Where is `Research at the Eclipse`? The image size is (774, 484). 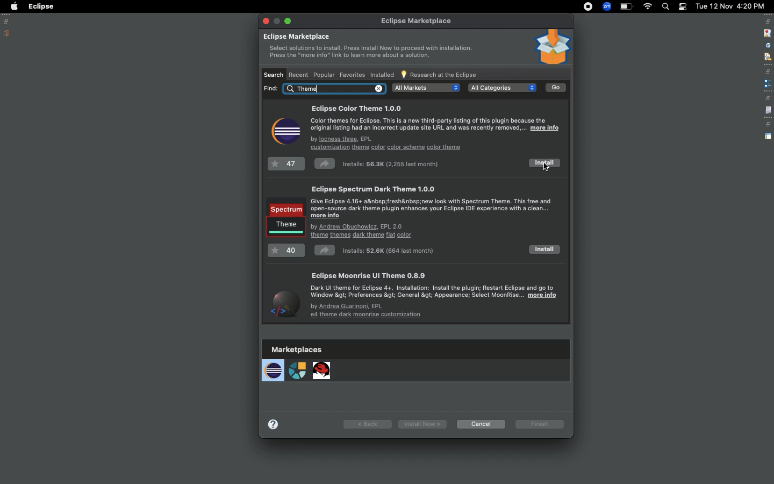
Research at the Eclipse is located at coordinates (439, 74).